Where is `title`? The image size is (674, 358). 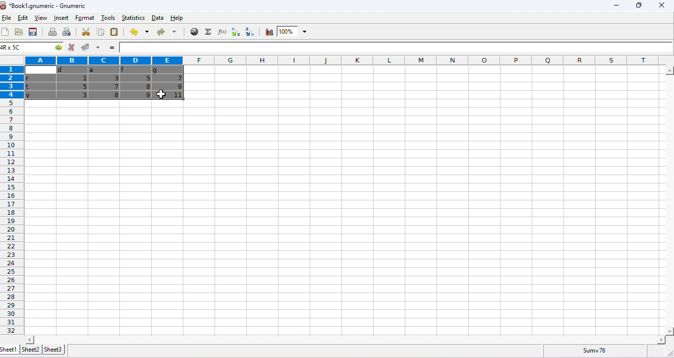
title is located at coordinates (45, 5).